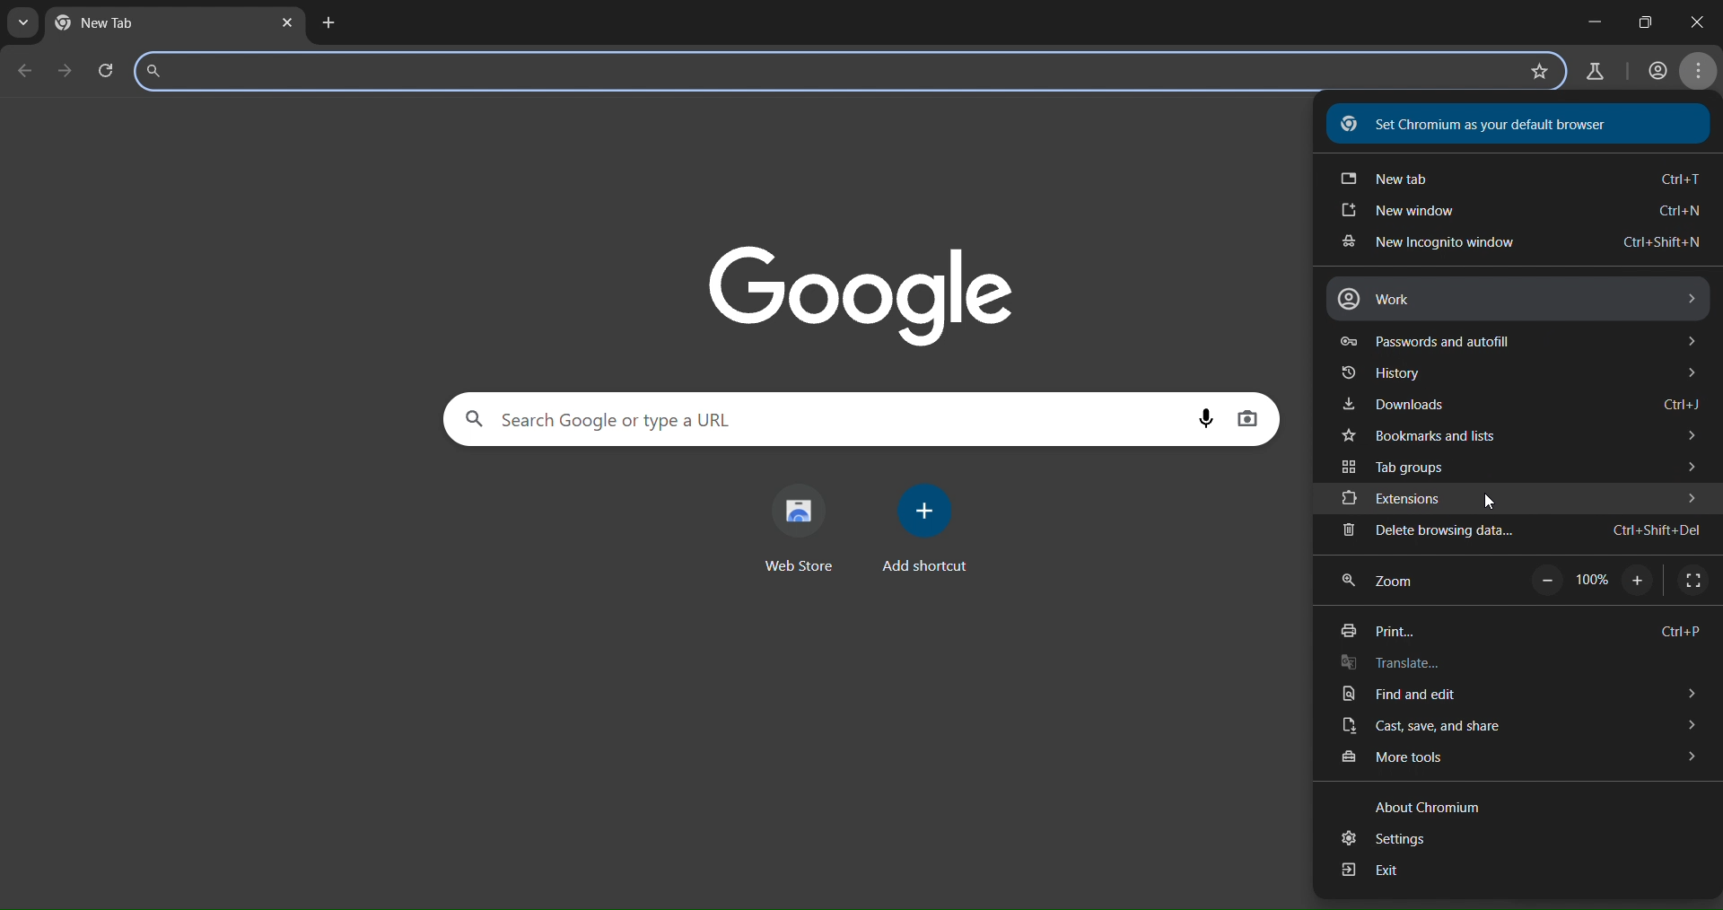  I want to click on new window, so click(1522, 211).